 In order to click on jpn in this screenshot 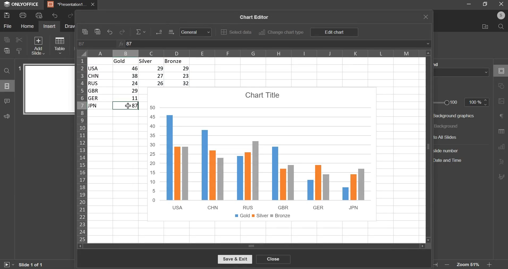, I will do `click(100, 107)`.